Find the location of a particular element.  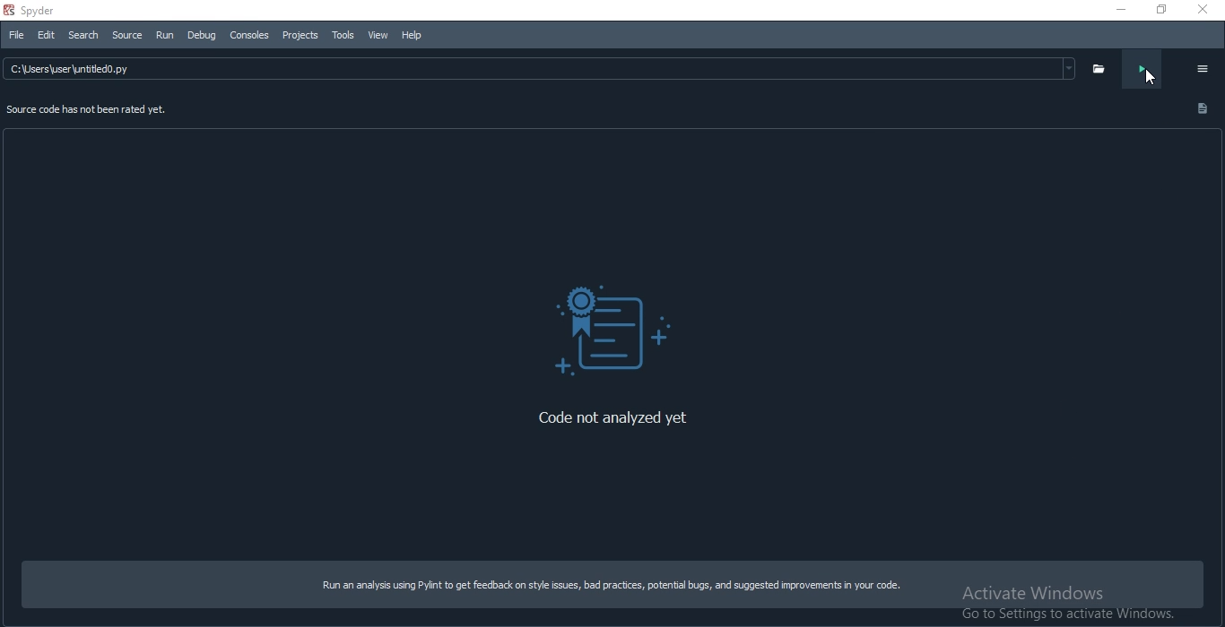

Edit is located at coordinates (45, 36).